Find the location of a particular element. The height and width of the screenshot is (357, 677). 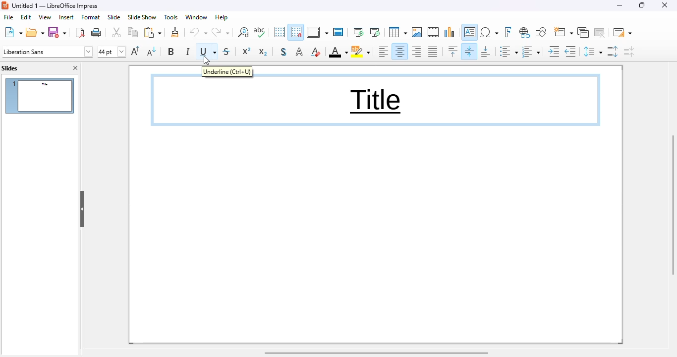

bold is located at coordinates (172, 52).